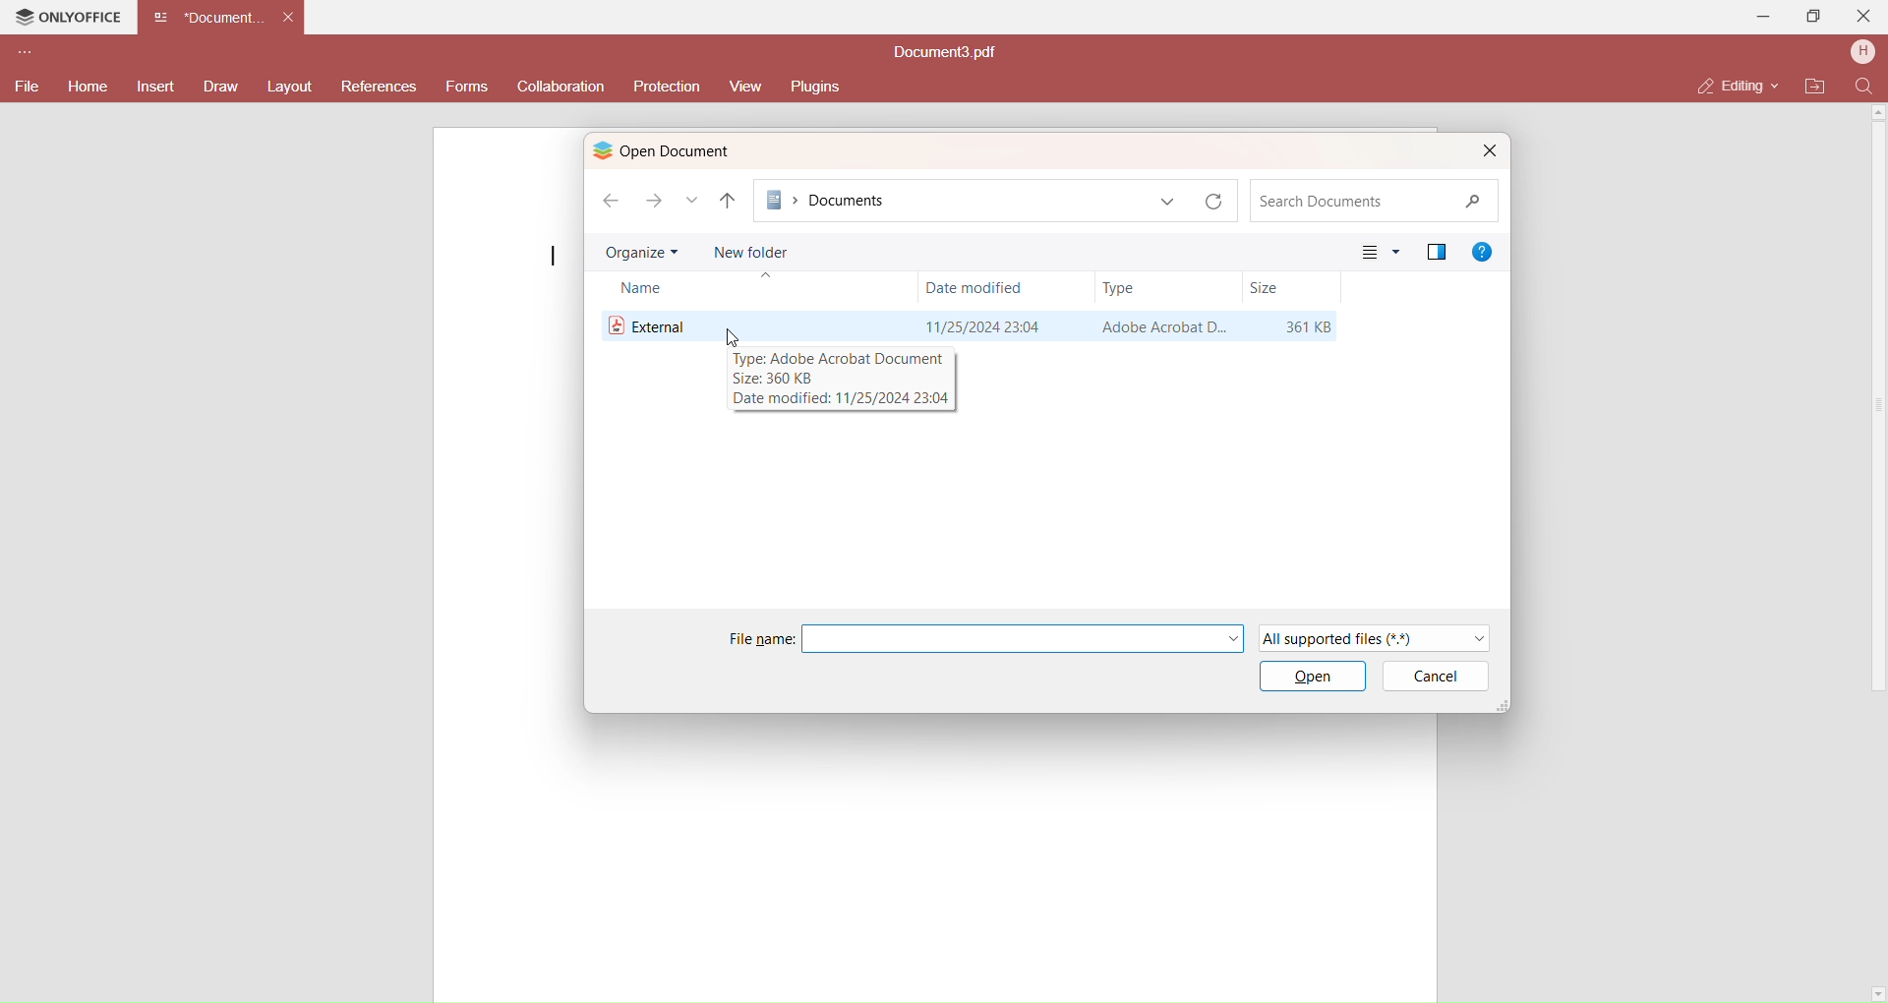 This screenshot has height=1003, width=1888. What do you see at coordinates (1266, 289) in the screenshot?
I see `Size` at bounding box center [1266, 289].